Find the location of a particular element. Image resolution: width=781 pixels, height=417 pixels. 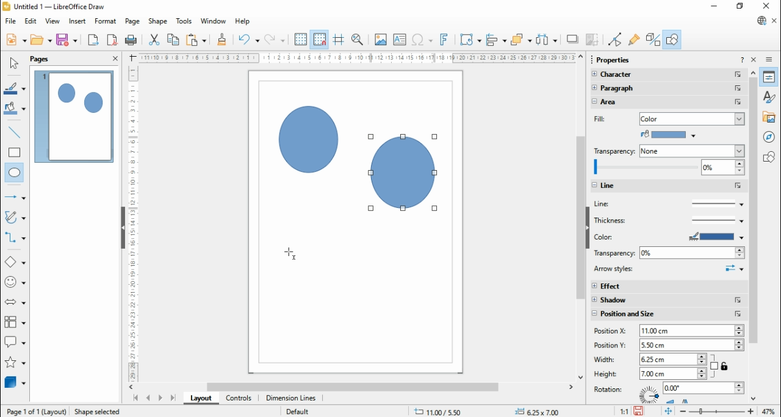

page is located at coordinates (133, 21).